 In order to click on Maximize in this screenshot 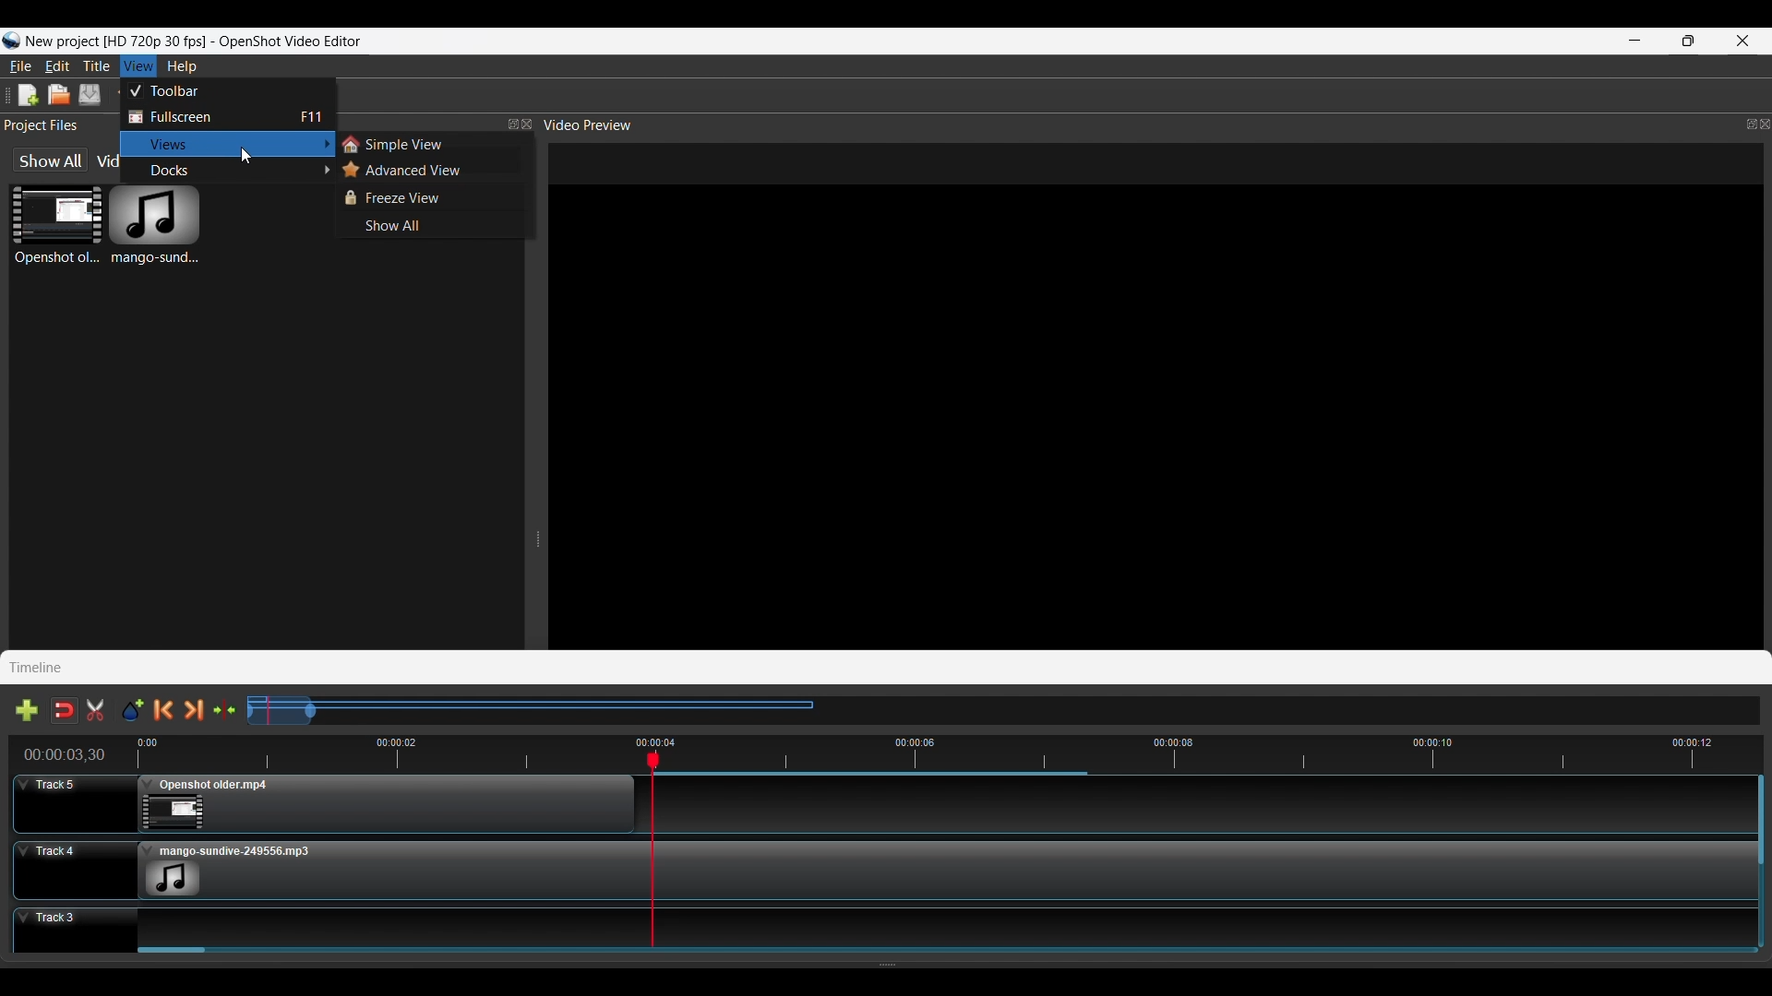, I will do `click(502, 125)`.